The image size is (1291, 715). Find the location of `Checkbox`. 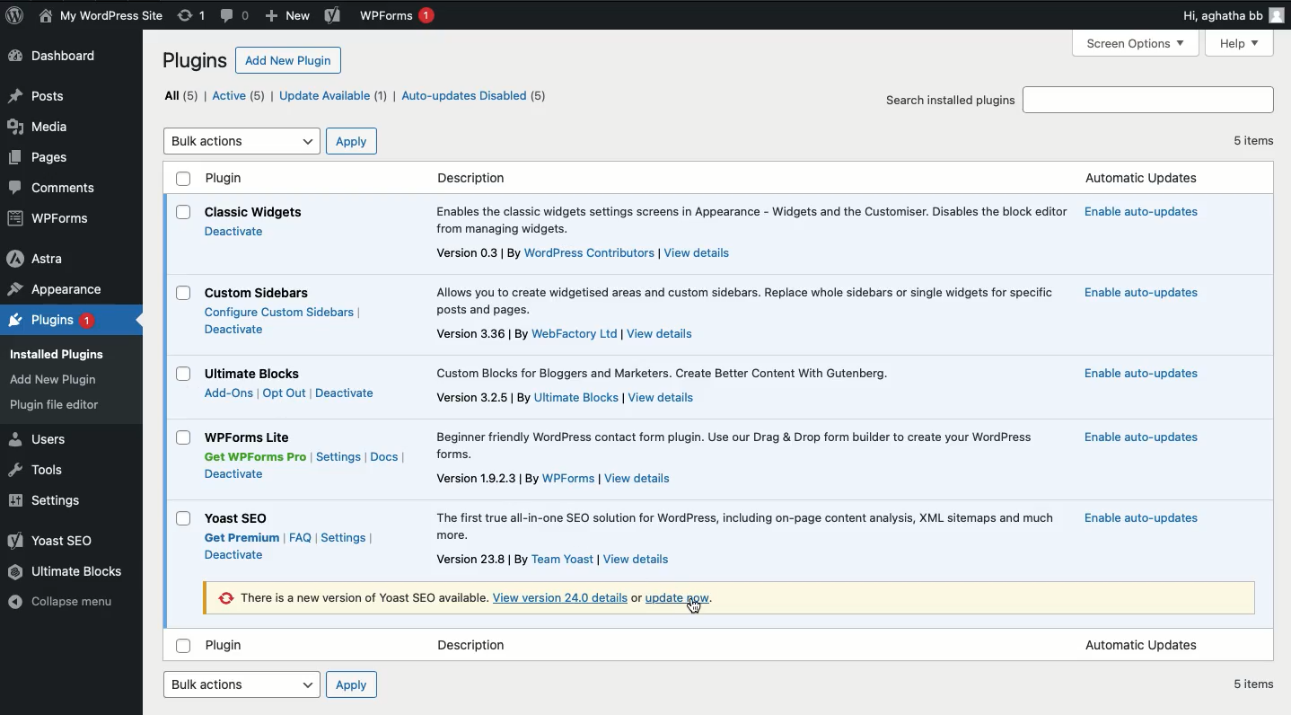

Checkbox is located at coordinates (184, 293).